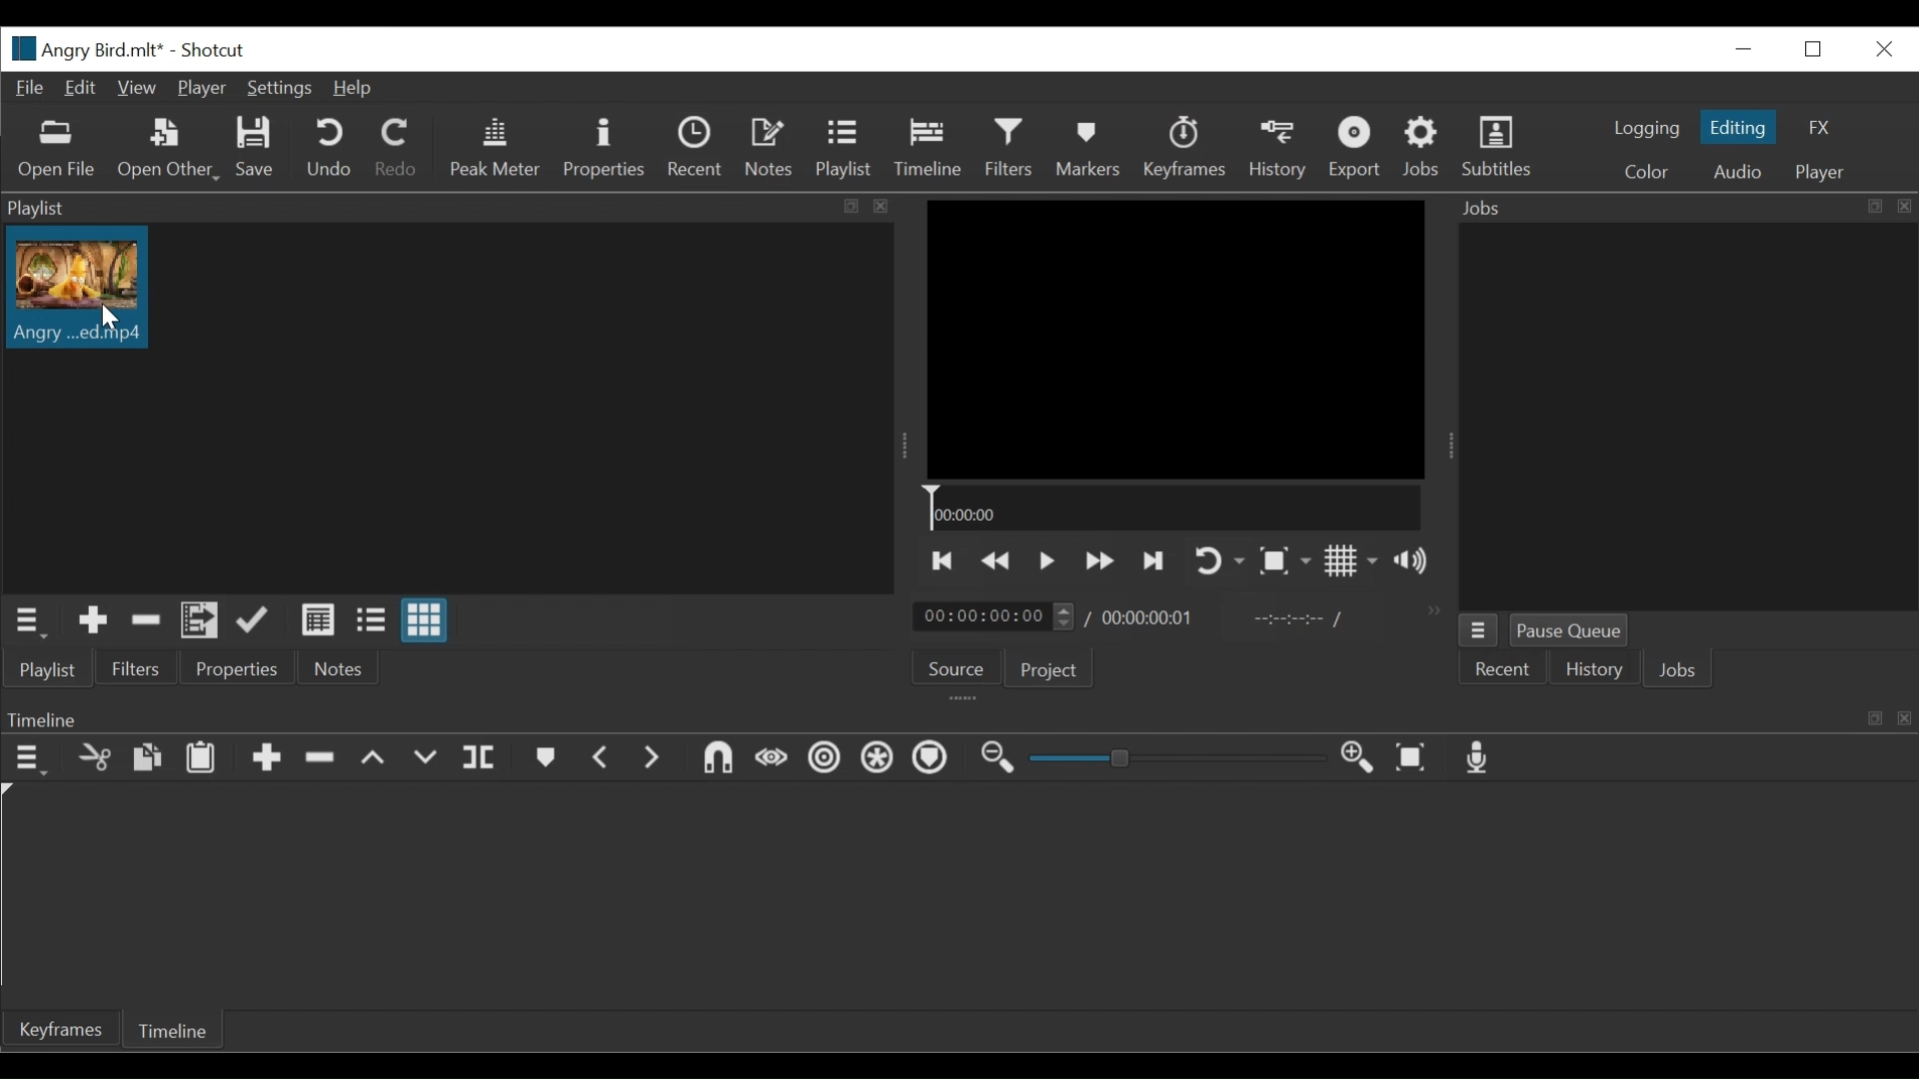  What do you see at coordinates (83, 49) in the screenshot?
I see `File Name` at bounding box center [83, 49].